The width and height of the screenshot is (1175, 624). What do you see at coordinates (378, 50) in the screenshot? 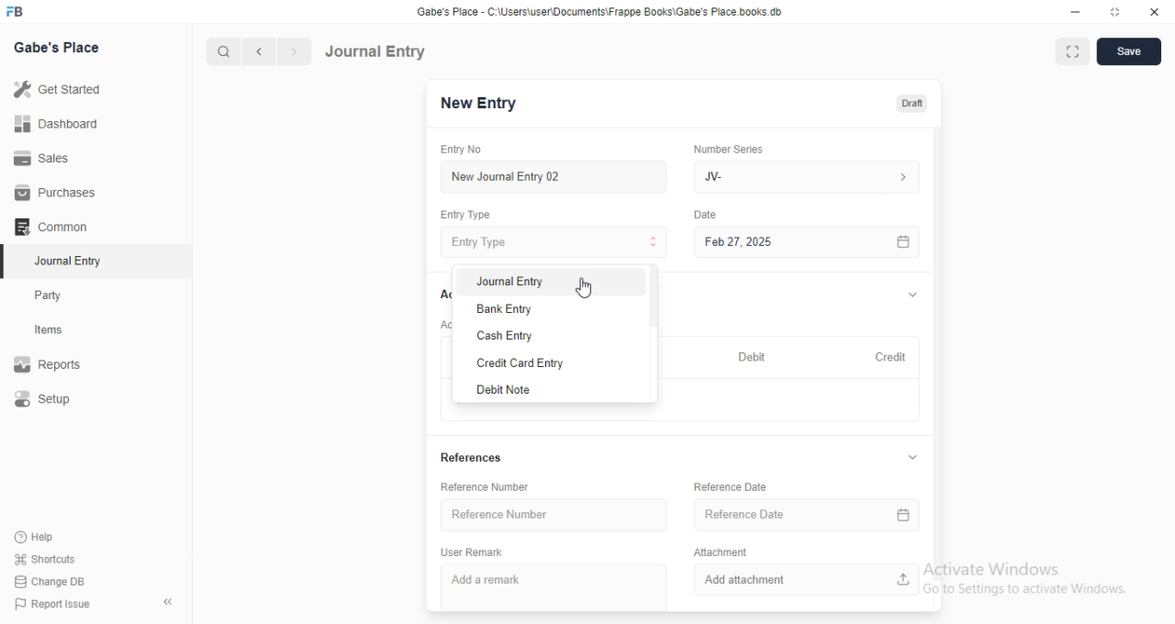
I see `Journal Entry` at bounding box center [378, 50].